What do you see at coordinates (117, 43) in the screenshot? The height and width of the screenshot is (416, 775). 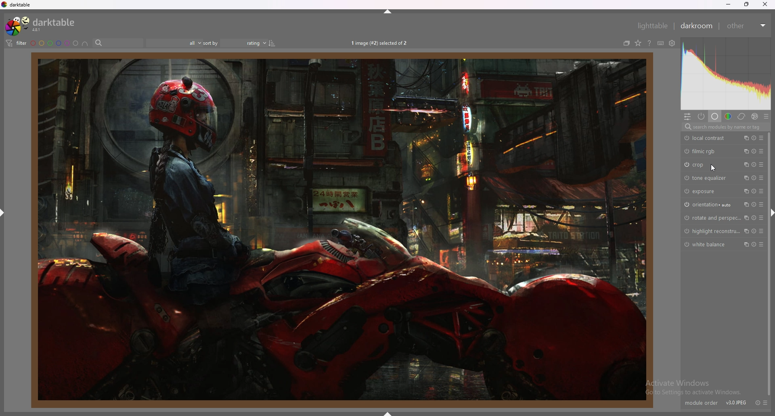 I see `search bar` at bounding box center [117, 43].